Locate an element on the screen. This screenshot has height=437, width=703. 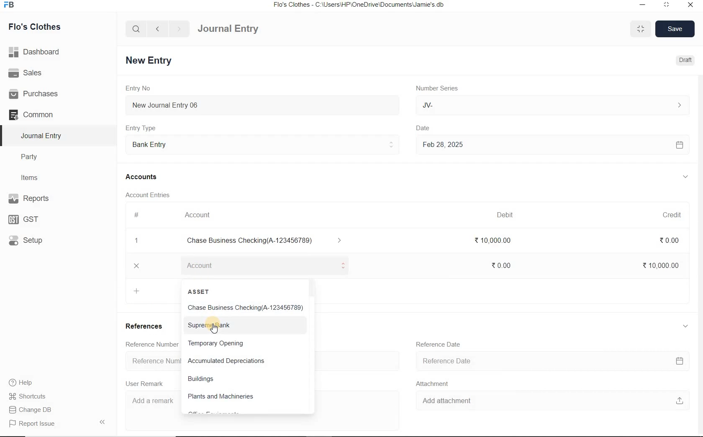
Flo's Clothes is located at coordinates (41, 27).